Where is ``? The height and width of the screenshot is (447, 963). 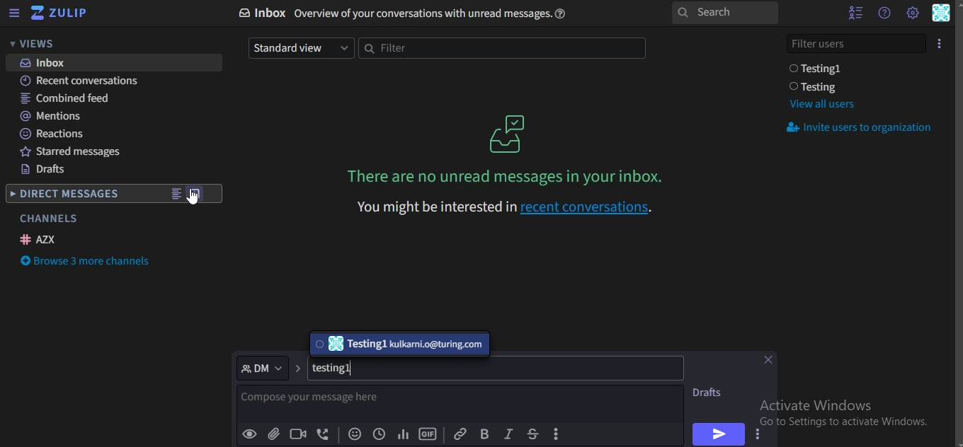  is located at coordinates (760, 434).